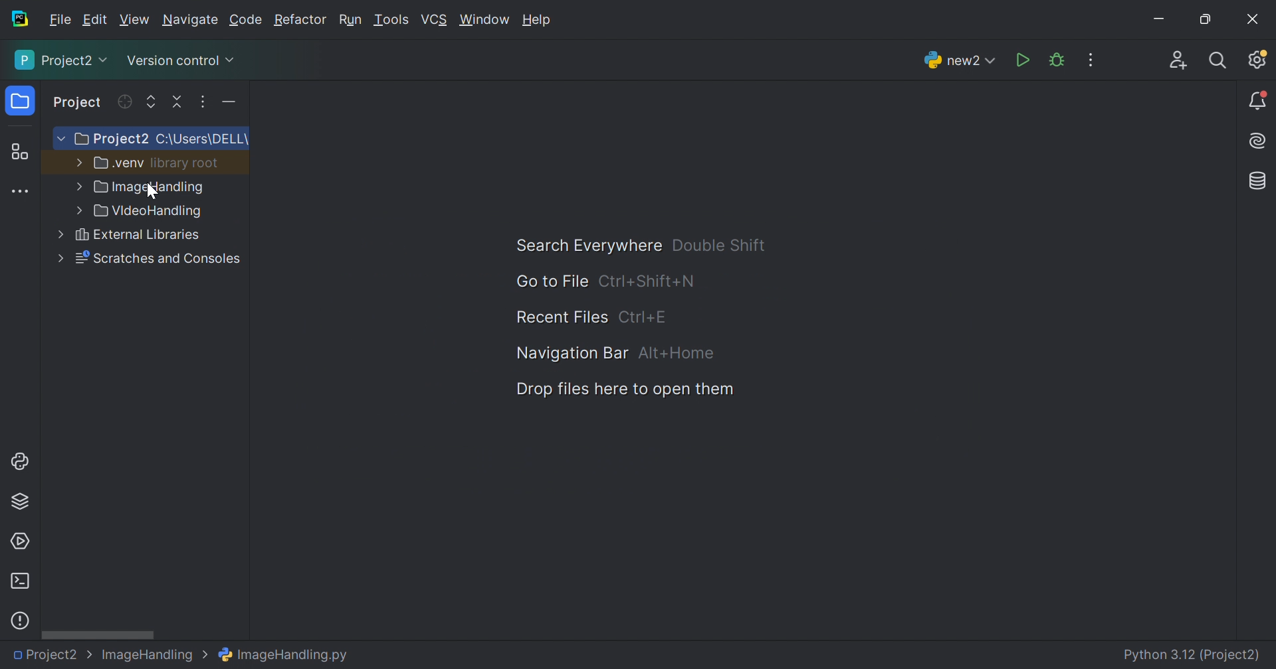  Describe the element at coordinates (569, 352) in the screenshot. I see `Navigation Bar` at that location.